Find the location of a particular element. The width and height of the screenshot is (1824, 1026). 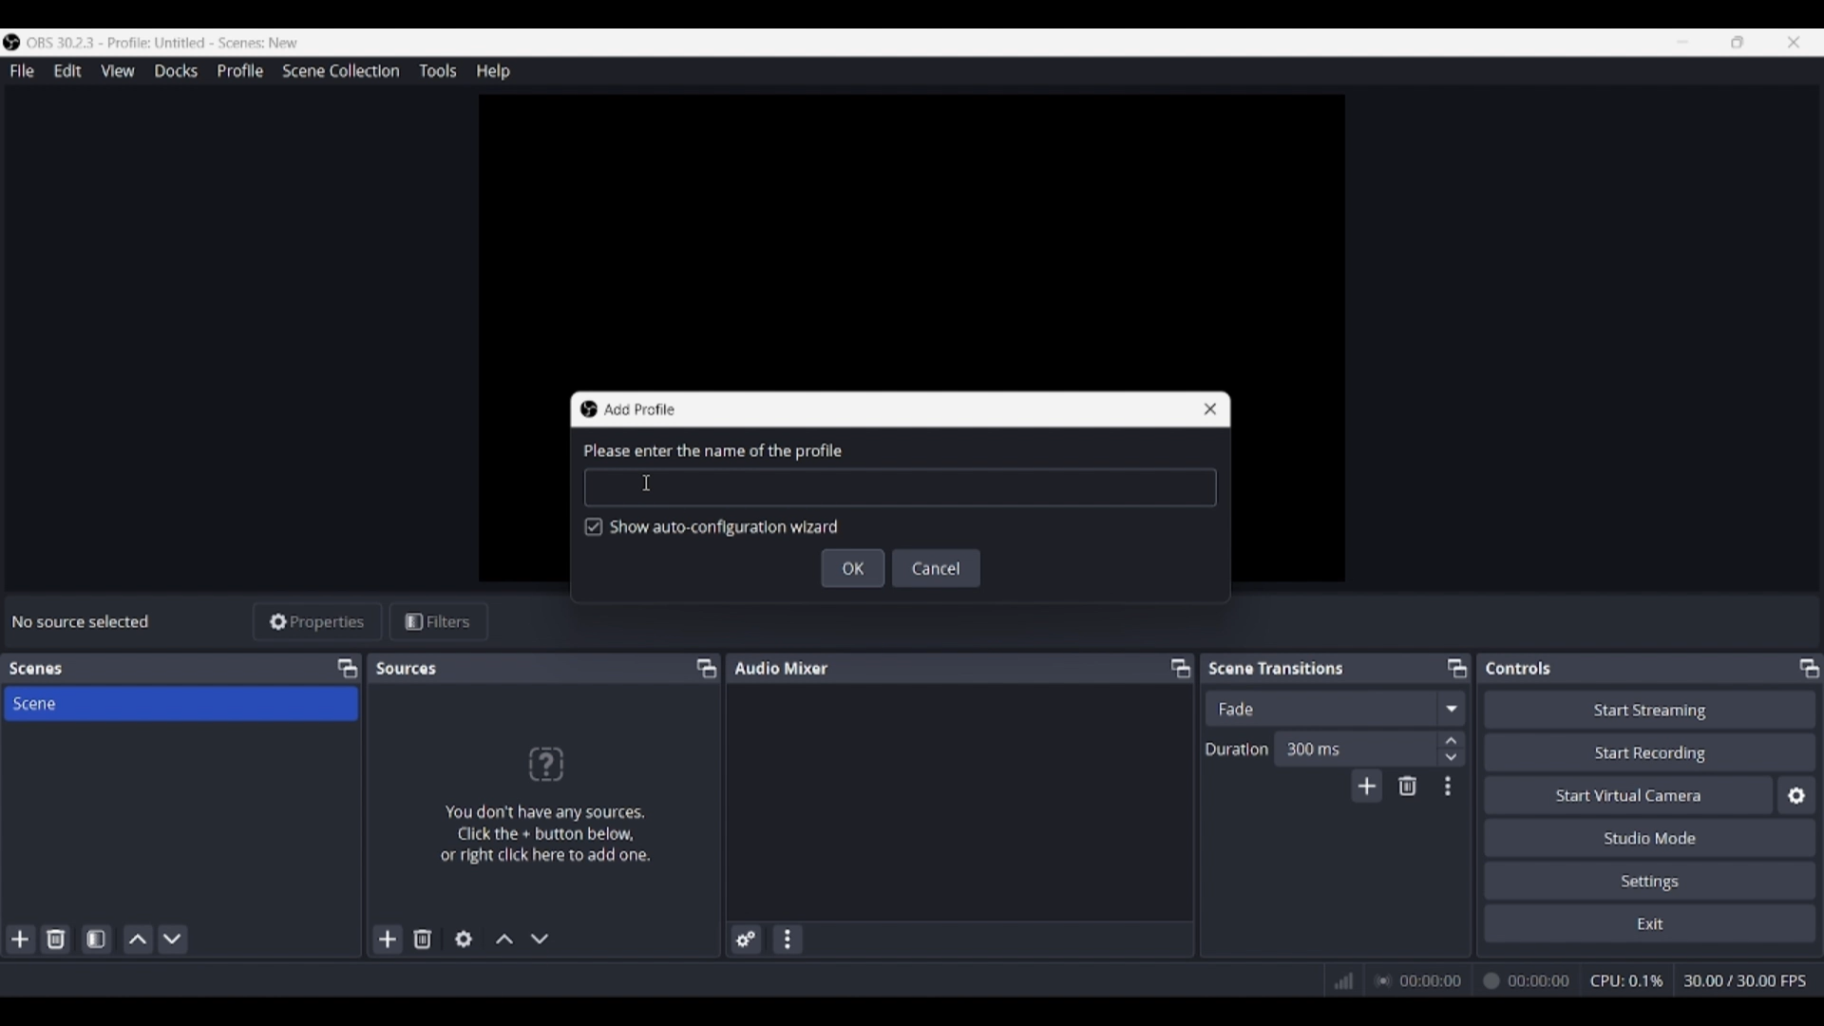

Add scene is located at coordinates (21, 940).